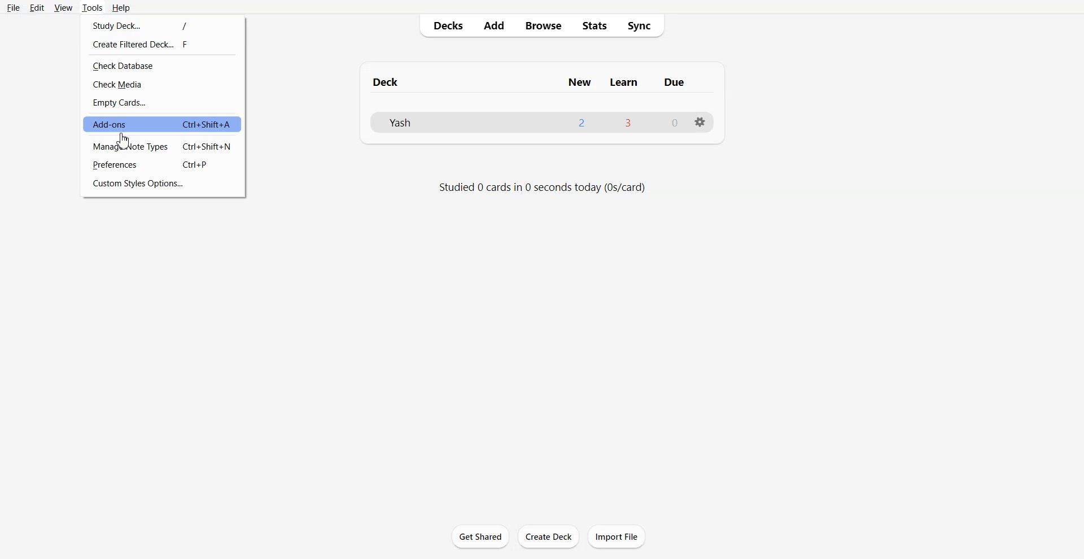 This screenshot has height=559, width=1084. What do you see at coordinates (163, 147) in the screenshot?
I see `Manage Note Types` at bounding box center [163, 147].